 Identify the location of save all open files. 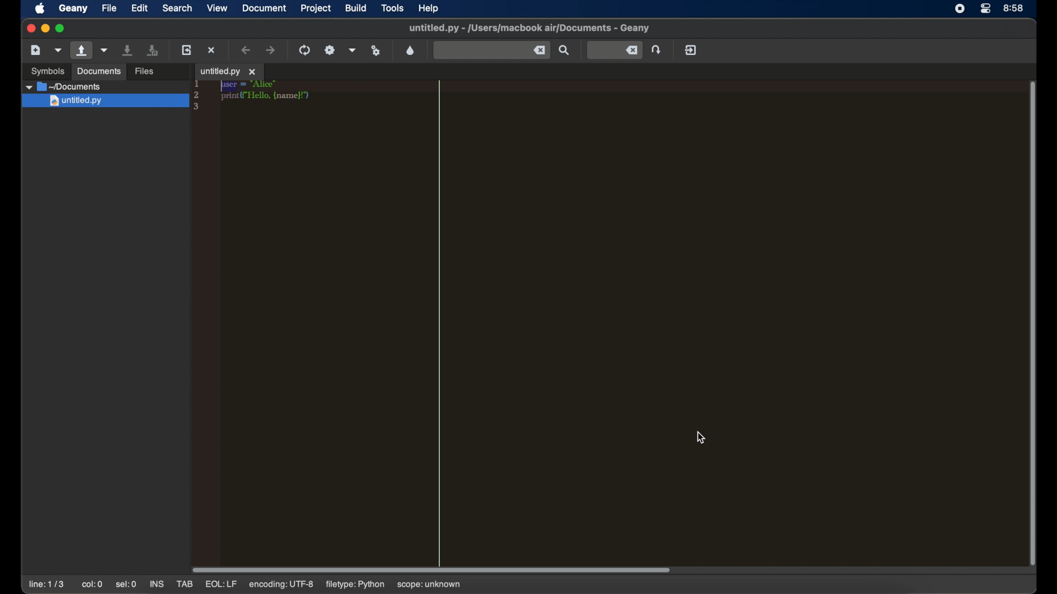
(154, 51).